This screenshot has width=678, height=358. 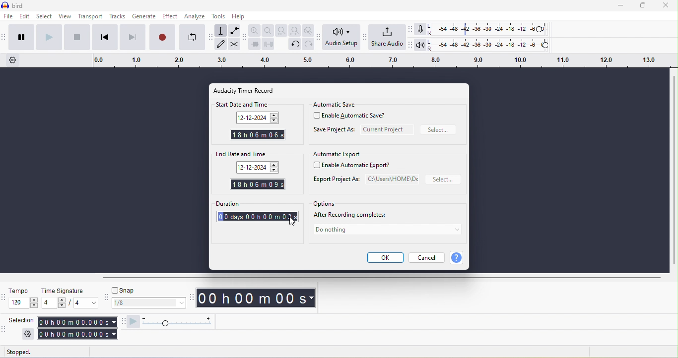 I want to click on do nothing, so click(x=387, y=231).